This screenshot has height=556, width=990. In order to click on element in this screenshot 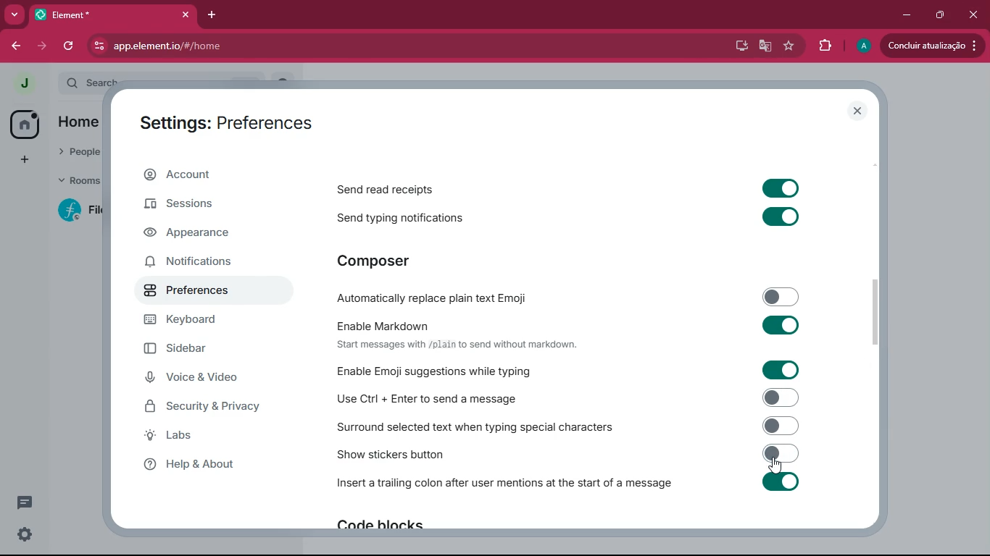, I will do `click(114, 14)`.